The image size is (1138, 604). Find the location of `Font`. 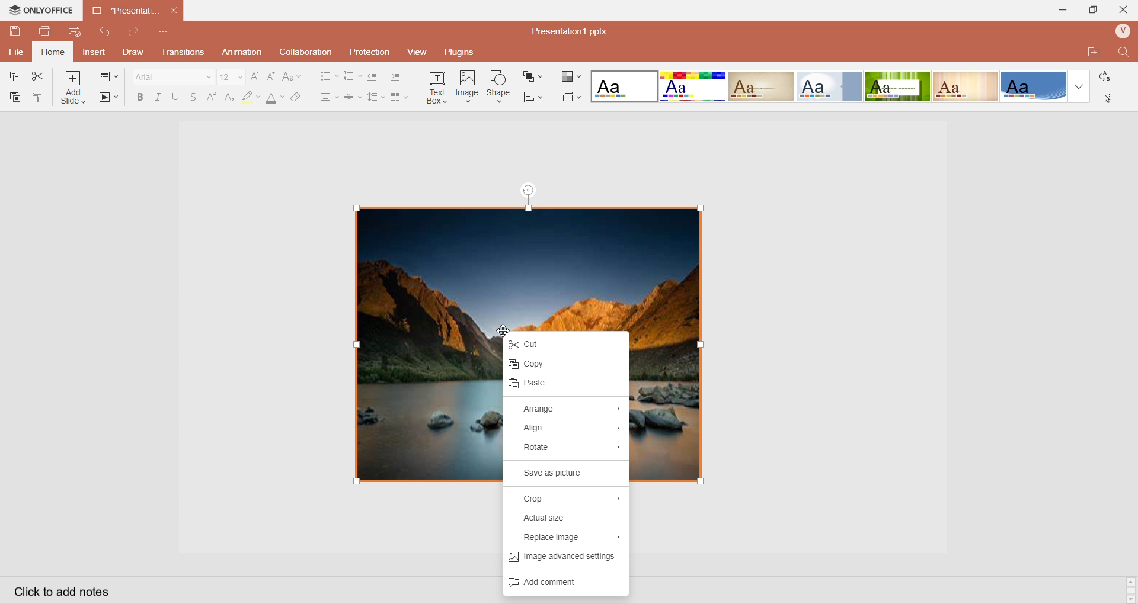

Font is located at coordinates (174, 76).